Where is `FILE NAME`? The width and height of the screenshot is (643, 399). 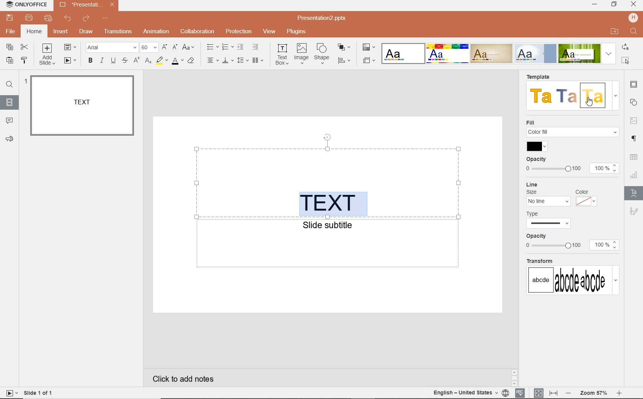 FILE NAME is located at coordinates (324, 18).